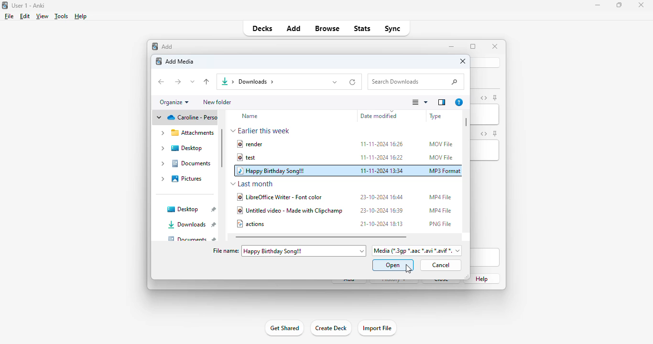 This screenshot has height=344, width=653. Describe the element at coordinates (440, 197) in the screenshot. I see `MP4 file` at that location.